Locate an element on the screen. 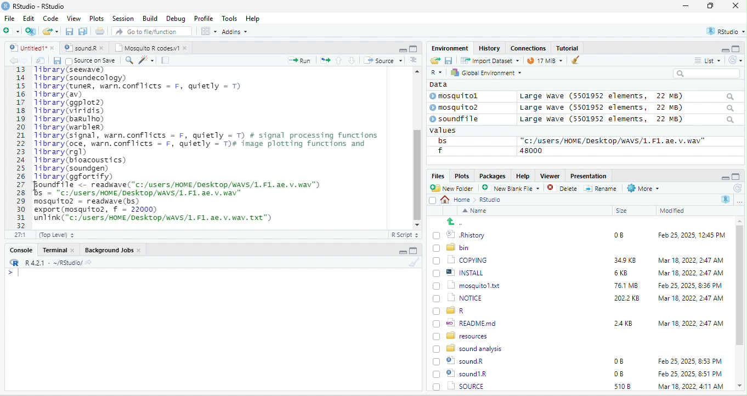 Image resolution: width=747 pixels, height=396 pixels. R is located at coordinates (726, 199).